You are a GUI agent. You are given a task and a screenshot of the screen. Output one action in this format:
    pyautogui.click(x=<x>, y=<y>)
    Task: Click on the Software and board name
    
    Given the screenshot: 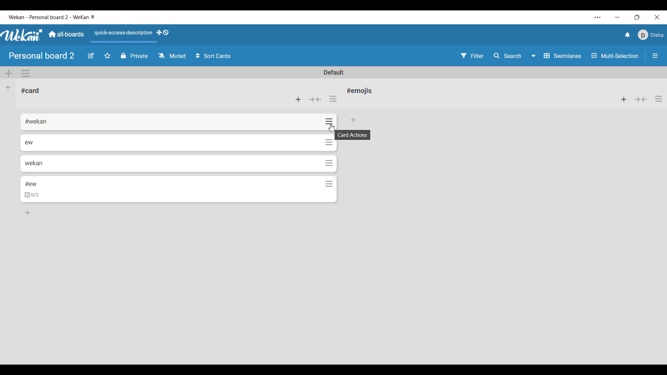 What is the action you would take?
    pyautogui.click(x=51, y=17)
    